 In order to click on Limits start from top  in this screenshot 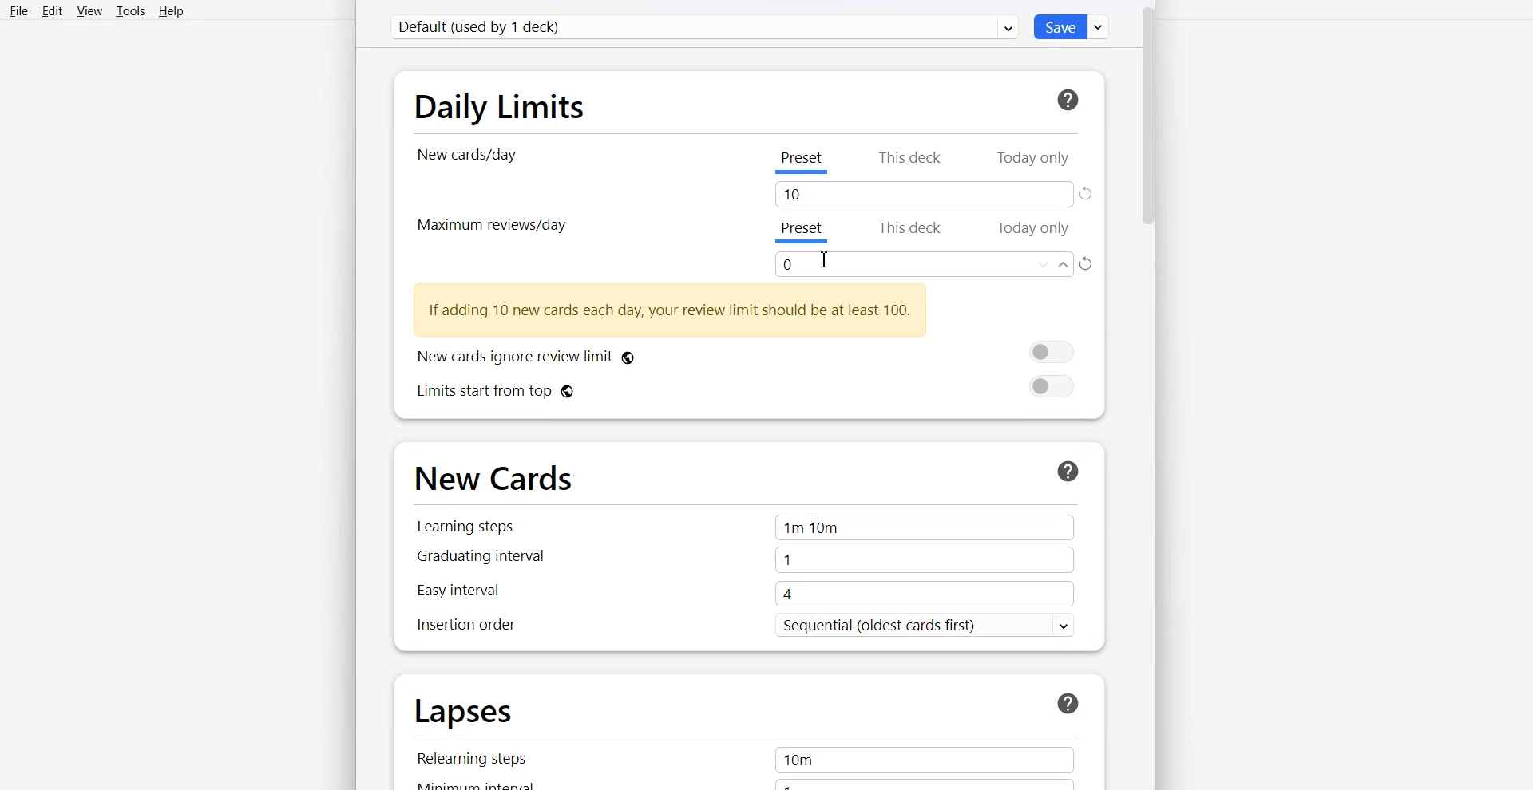, I will do `click(746, 389)`.